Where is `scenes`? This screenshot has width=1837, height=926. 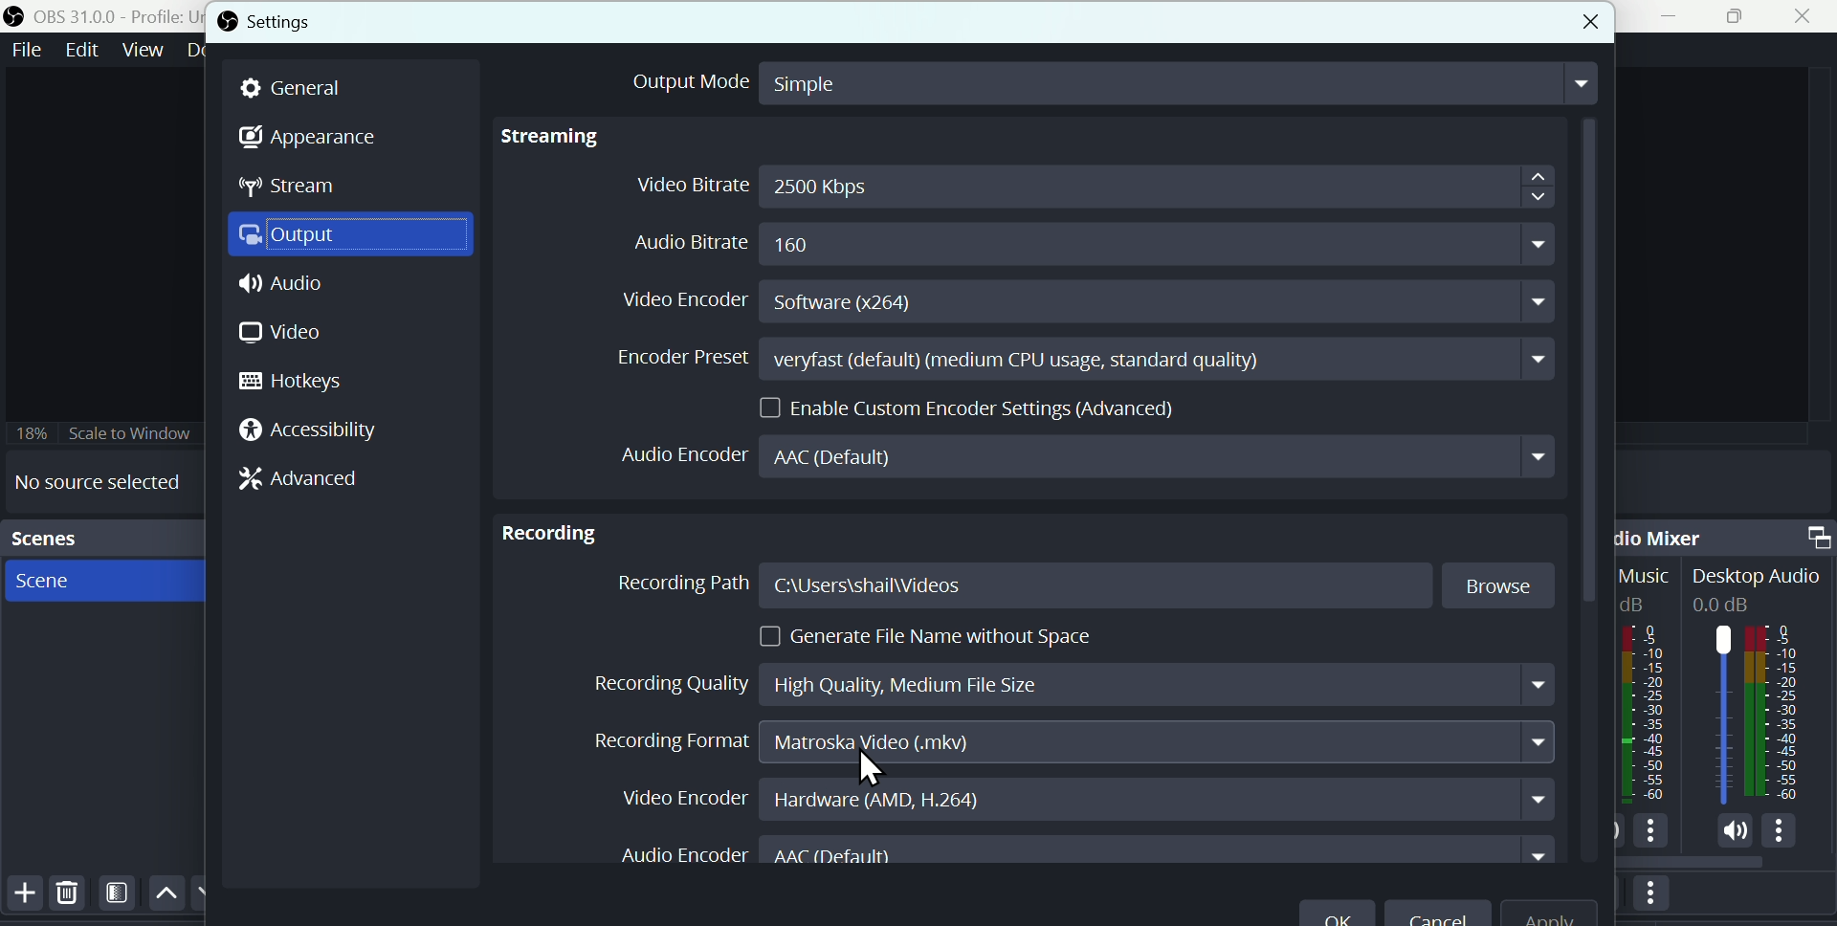
scenes is located at coordinates (101, 540).